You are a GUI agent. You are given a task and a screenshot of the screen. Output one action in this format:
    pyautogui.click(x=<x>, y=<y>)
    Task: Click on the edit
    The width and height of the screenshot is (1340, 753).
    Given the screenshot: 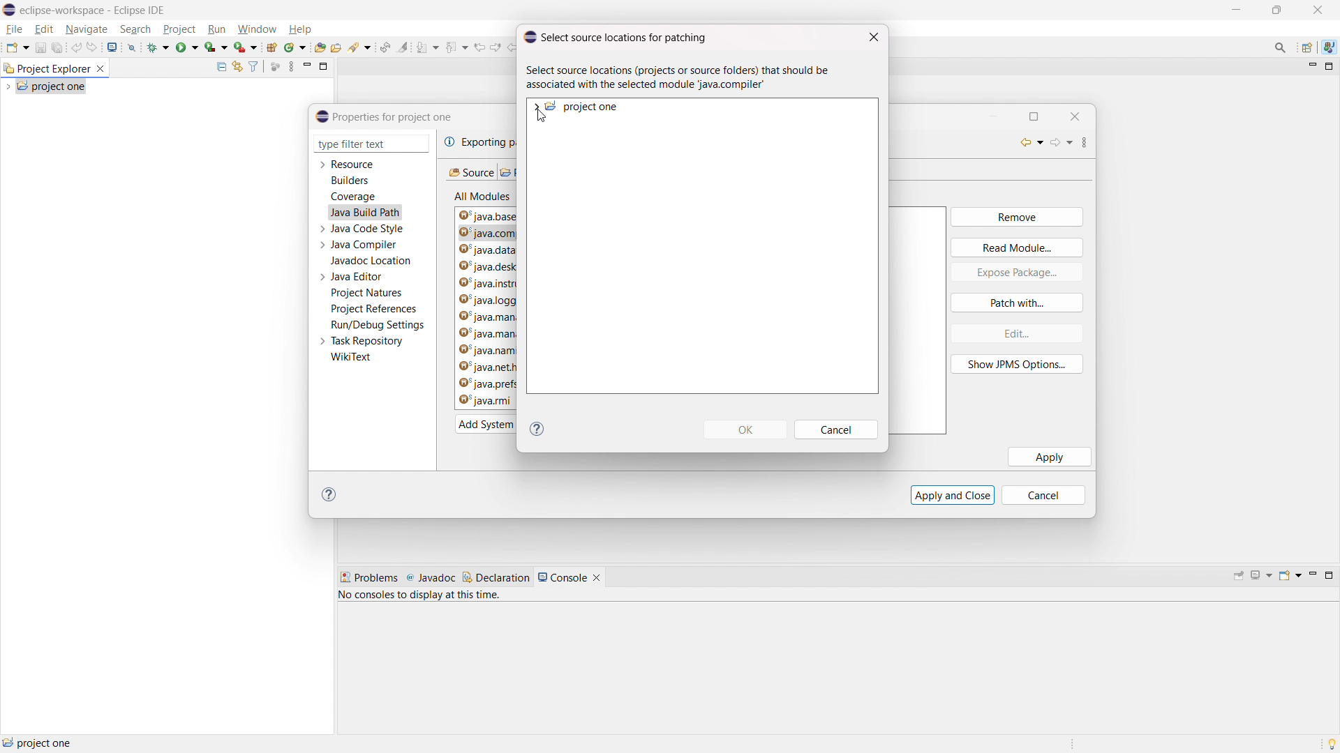 What is the action you would take?
    pyautogui.click(x=44, y=30)
    